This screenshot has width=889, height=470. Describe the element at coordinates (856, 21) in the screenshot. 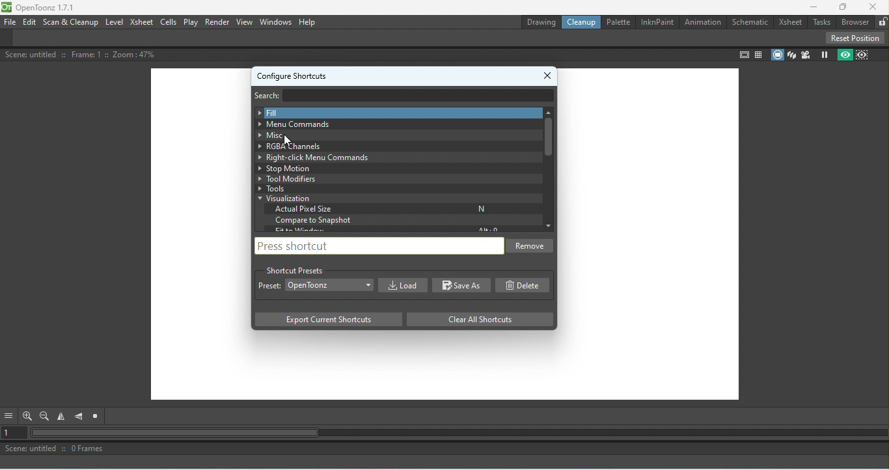

I see `Broswer` at that location.